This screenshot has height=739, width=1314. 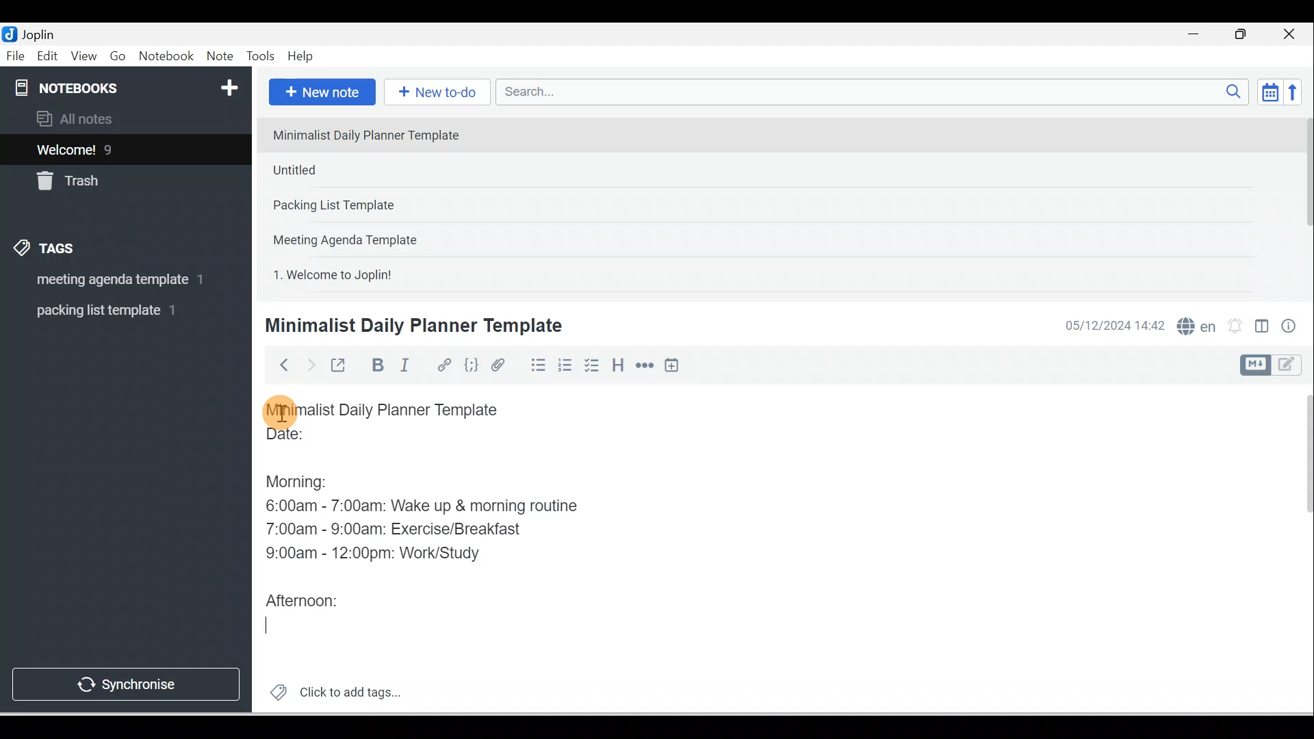 I want to click on Note 5, so click(x=383, y=273).